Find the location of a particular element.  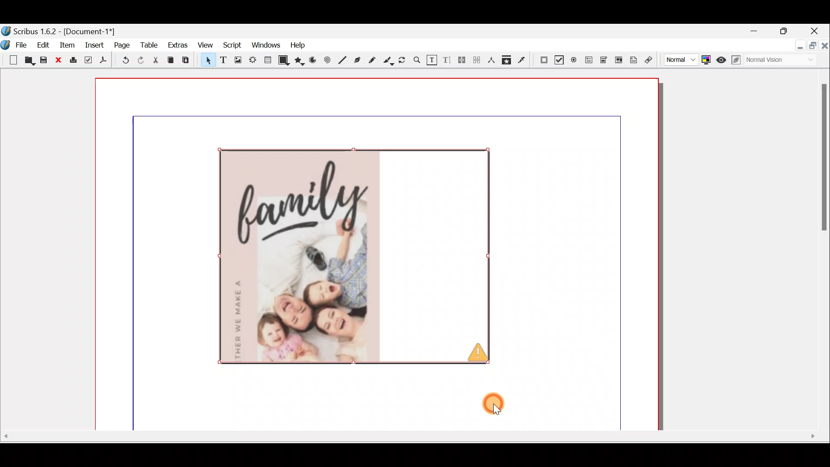

Line is located at coordinates (343, 61).